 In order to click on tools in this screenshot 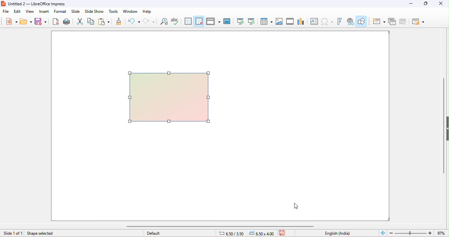, I will do `click(113, 11)`.